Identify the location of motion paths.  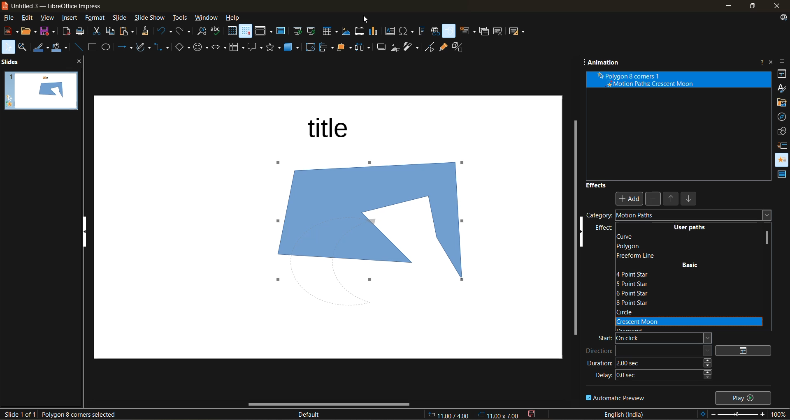
(693, 216).